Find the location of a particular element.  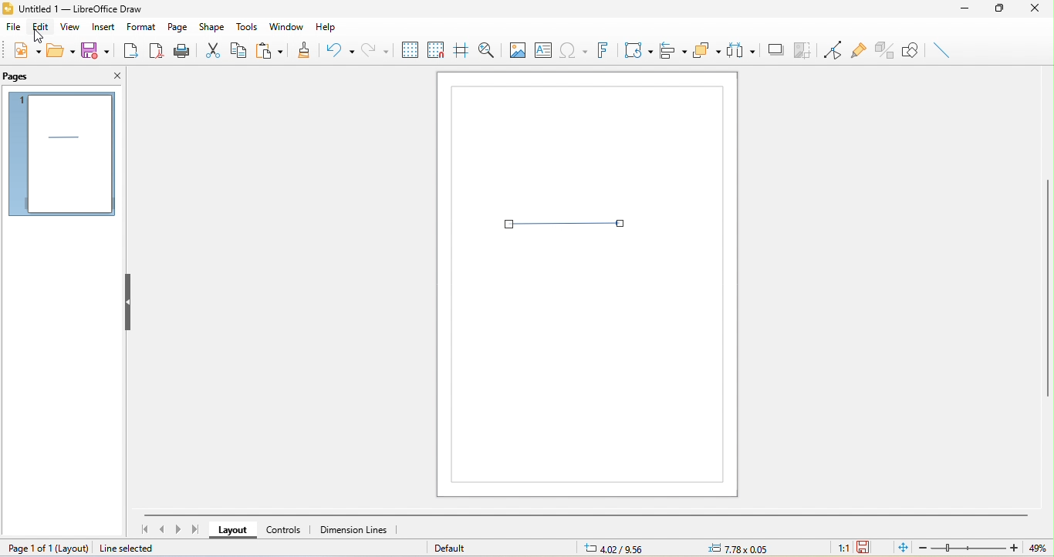

snap to grid is located at coordinates (435, 48).